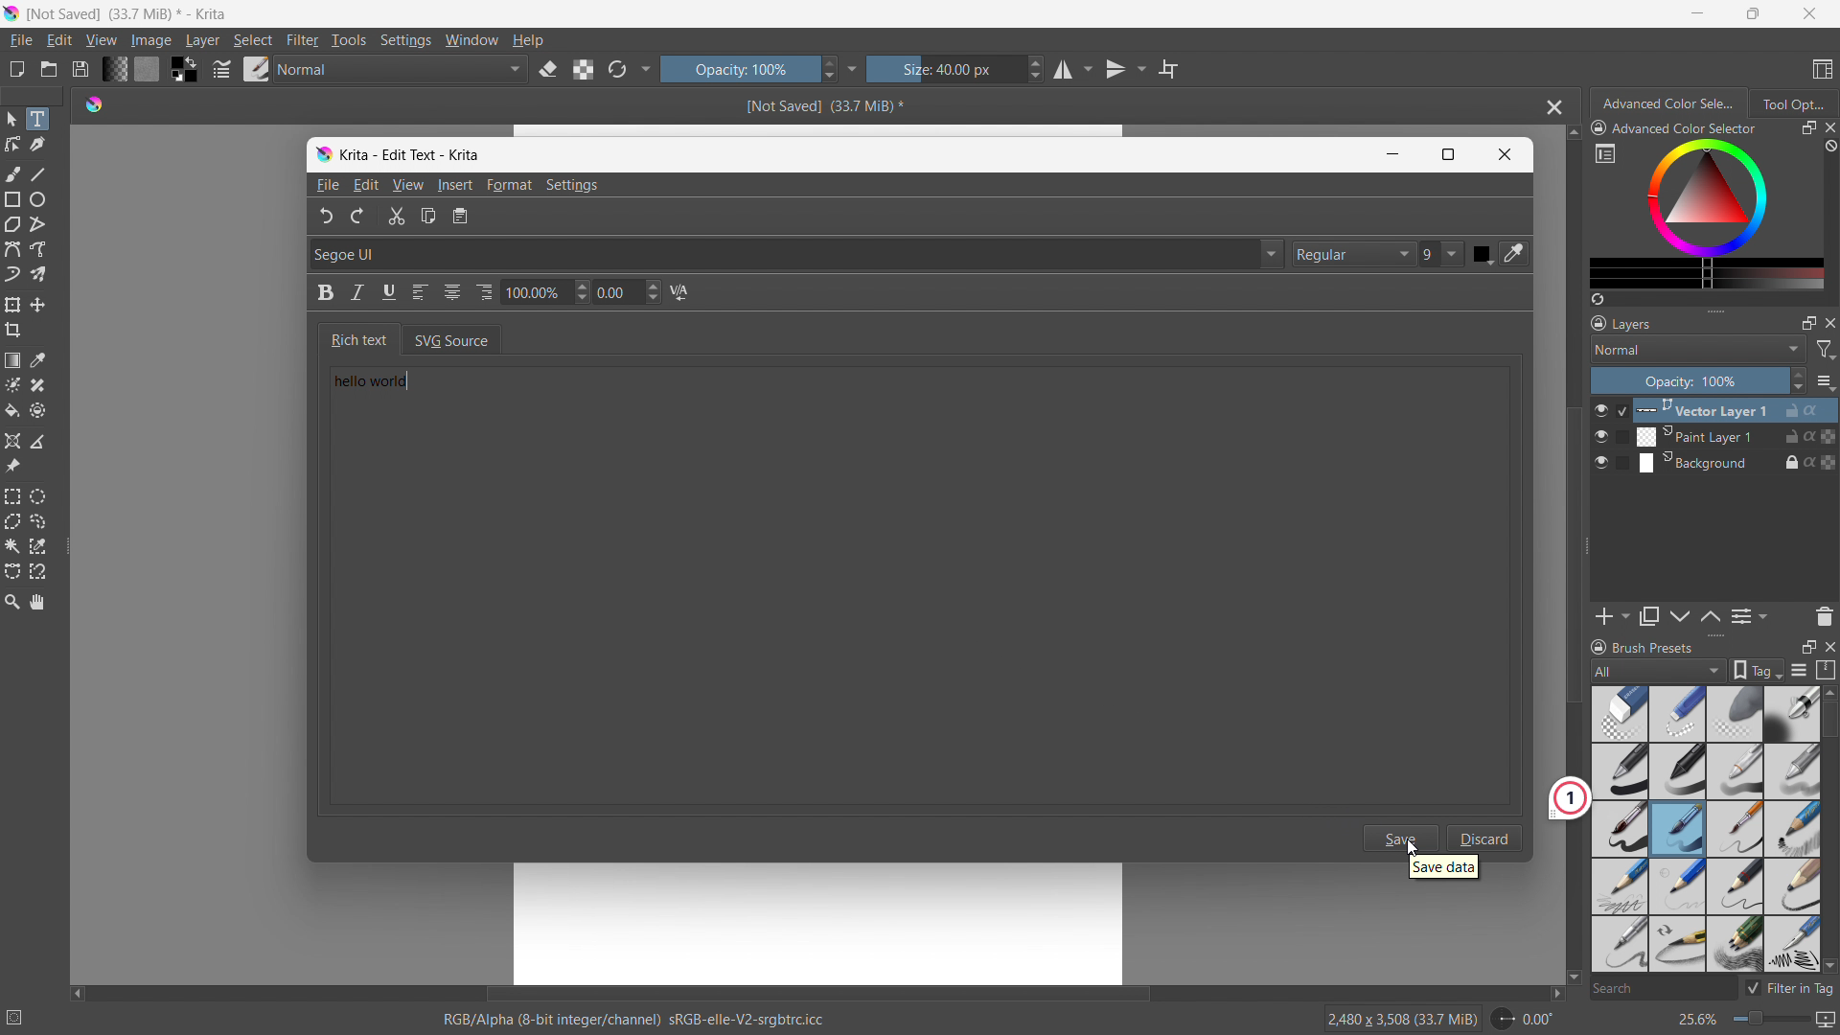 This screenshot has width=1840, height=1035. What do you see at coordinates (1828, 692) in the screenshot?
I see `scroll up` at bounding box center [1828, 692].